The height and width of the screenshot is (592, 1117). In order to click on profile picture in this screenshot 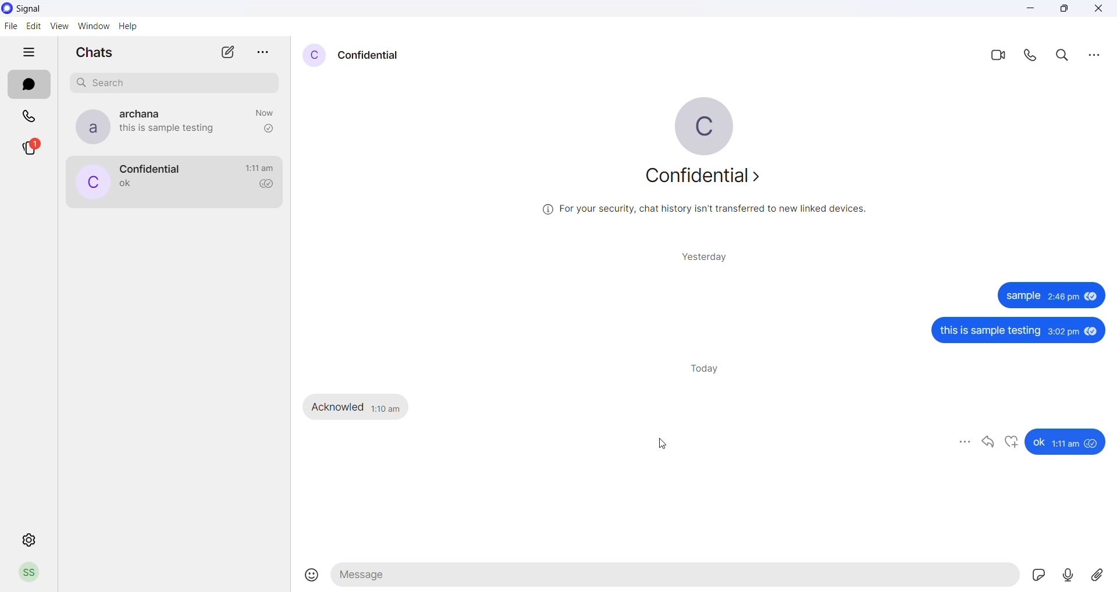, I will do `click(90, 183)`.